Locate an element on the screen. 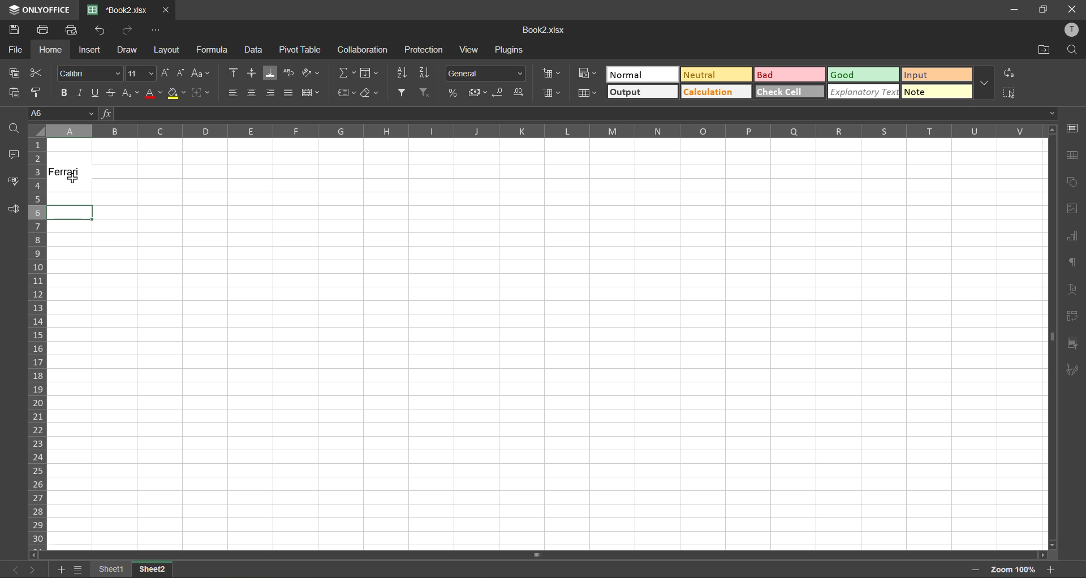  replace is located at coordinates (1009, 74).